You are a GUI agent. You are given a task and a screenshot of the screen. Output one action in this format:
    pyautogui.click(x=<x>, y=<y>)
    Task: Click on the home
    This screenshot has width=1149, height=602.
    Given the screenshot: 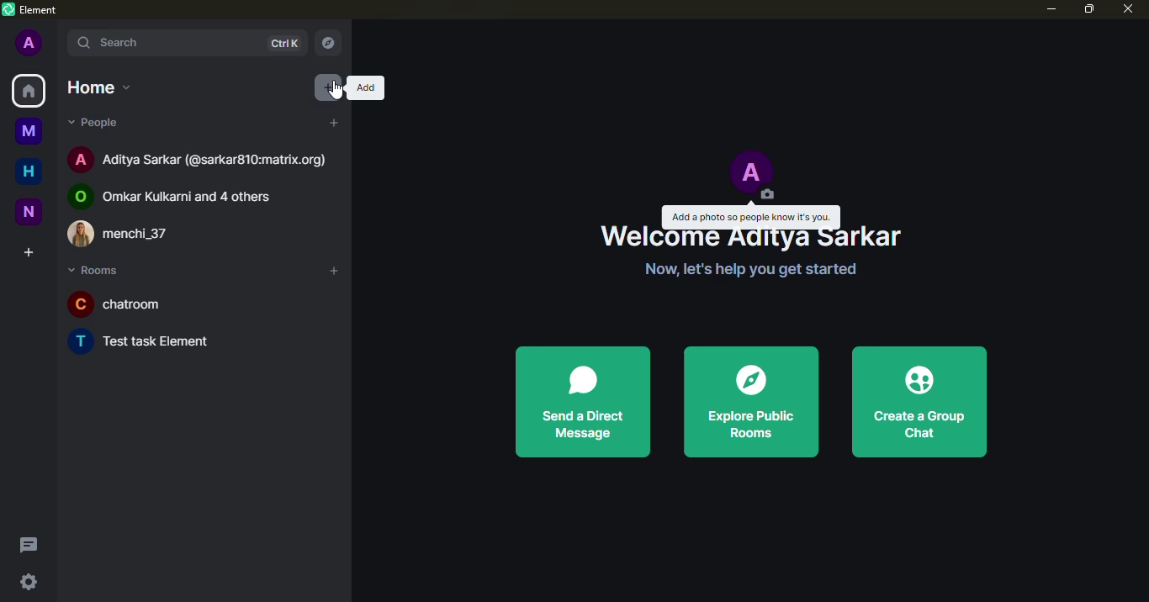 What is the action you would take?
    pyautogui.click(x=29, y=90)
    